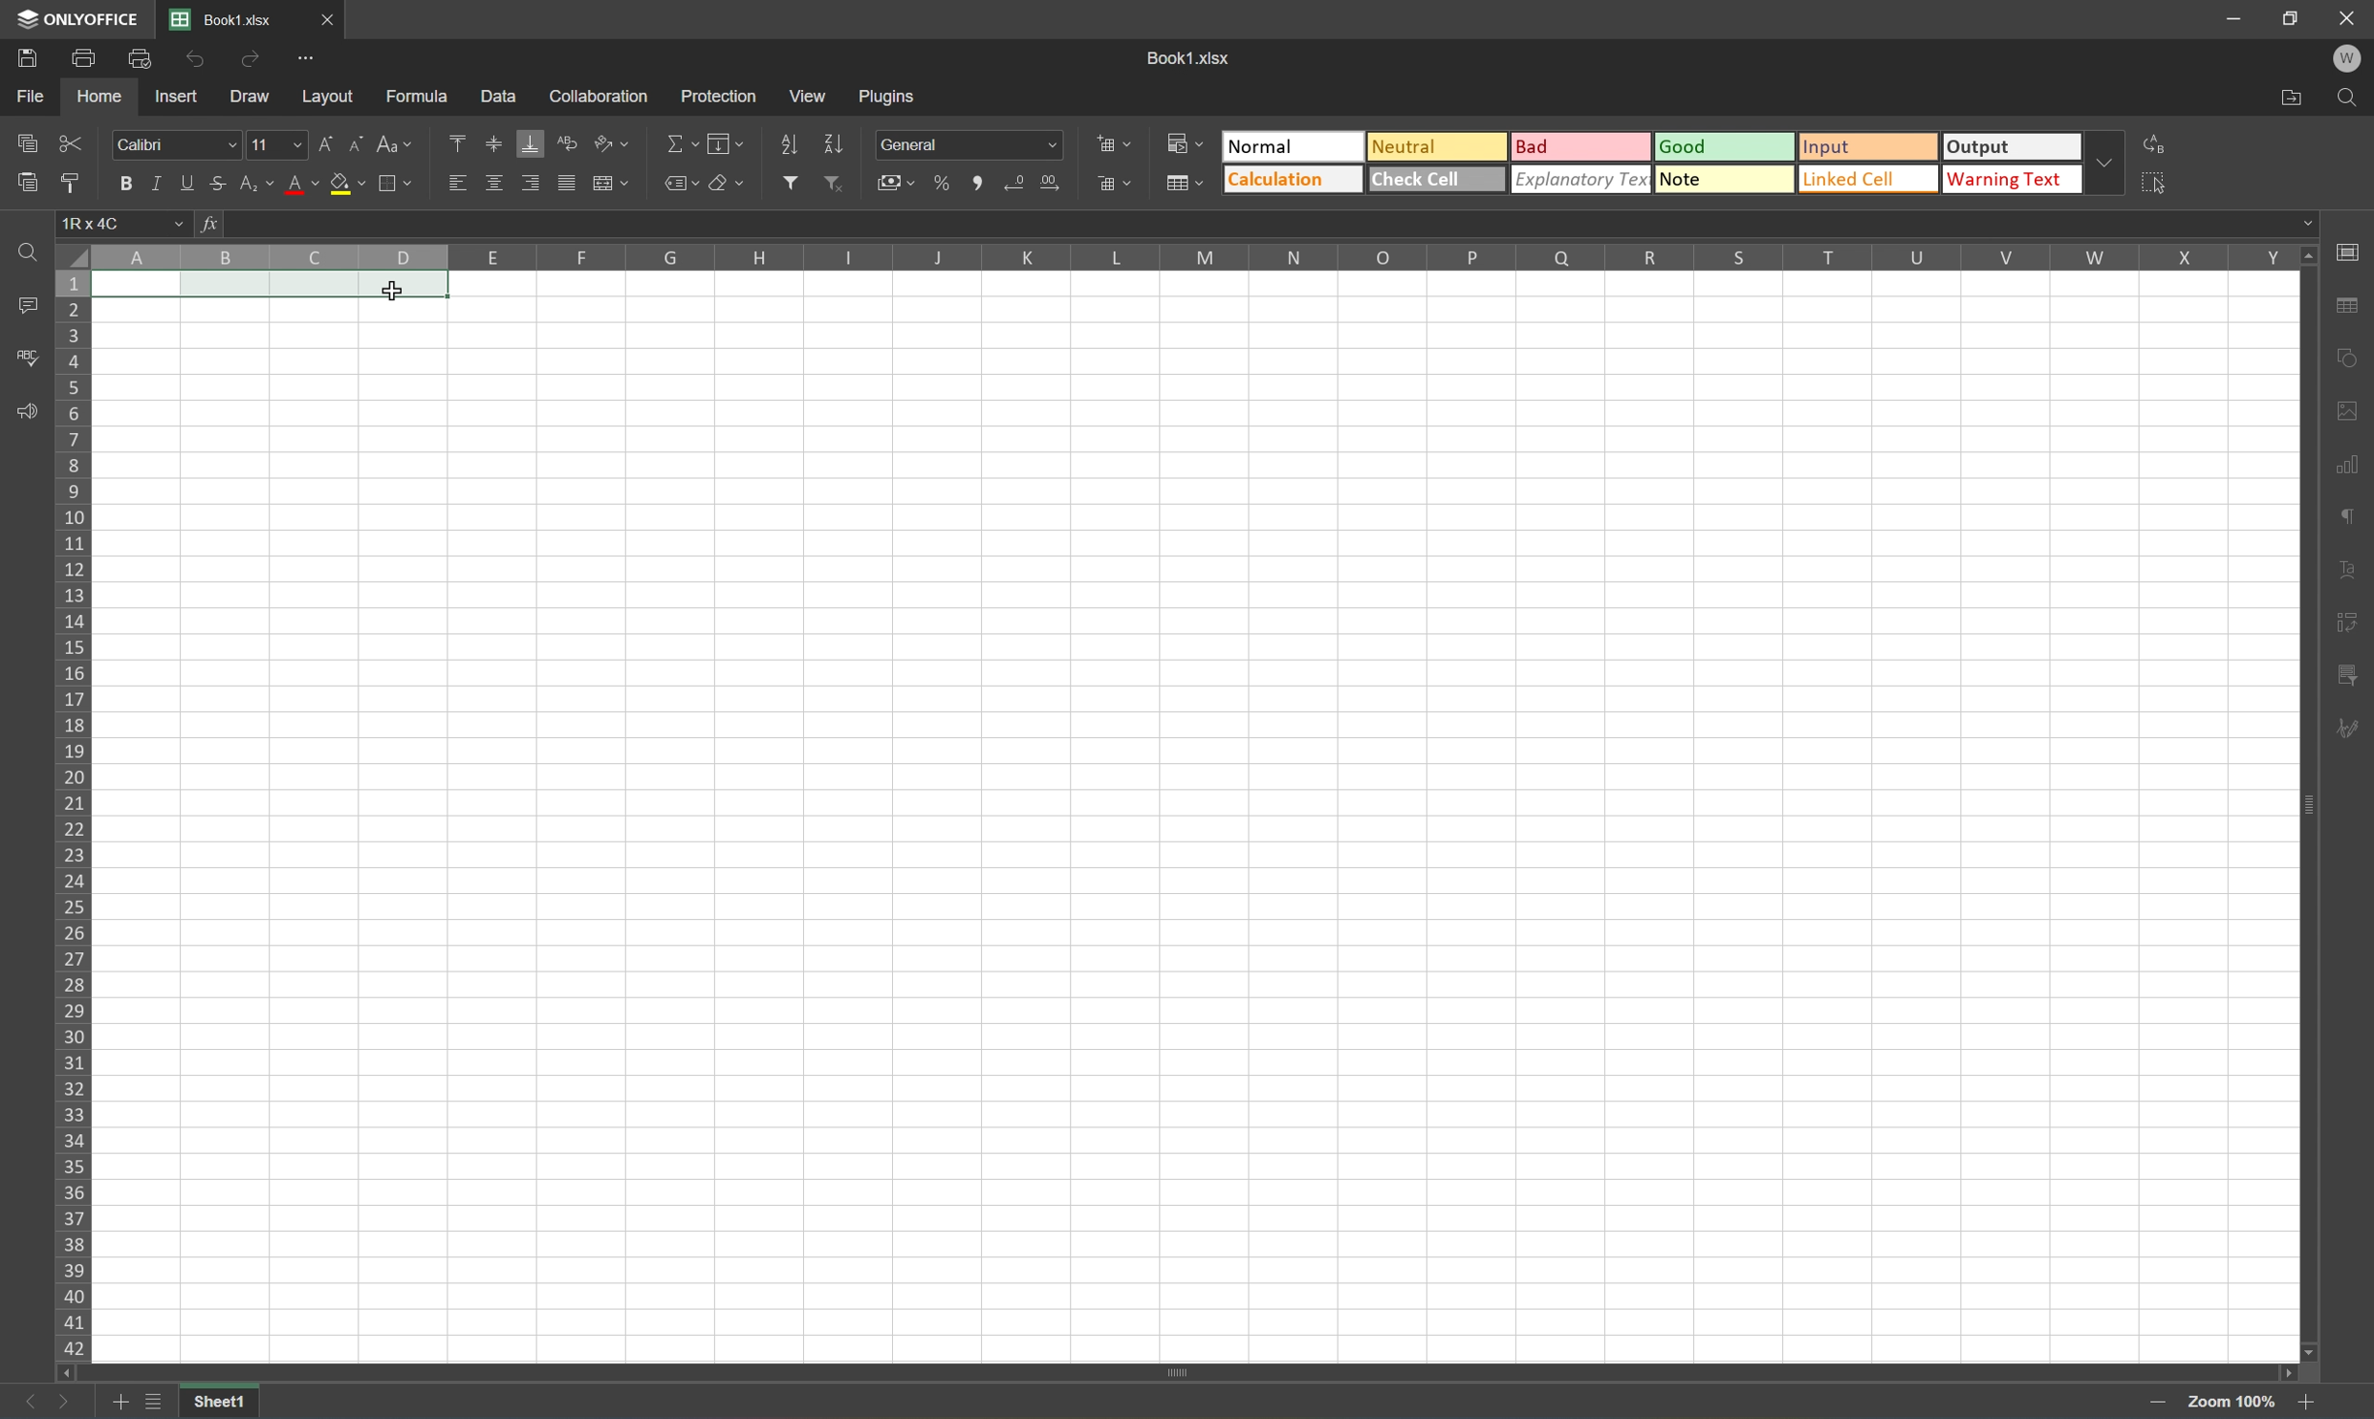 This screenshot has height=1419, width=2374. I want to click on Data, so click(495, 92).